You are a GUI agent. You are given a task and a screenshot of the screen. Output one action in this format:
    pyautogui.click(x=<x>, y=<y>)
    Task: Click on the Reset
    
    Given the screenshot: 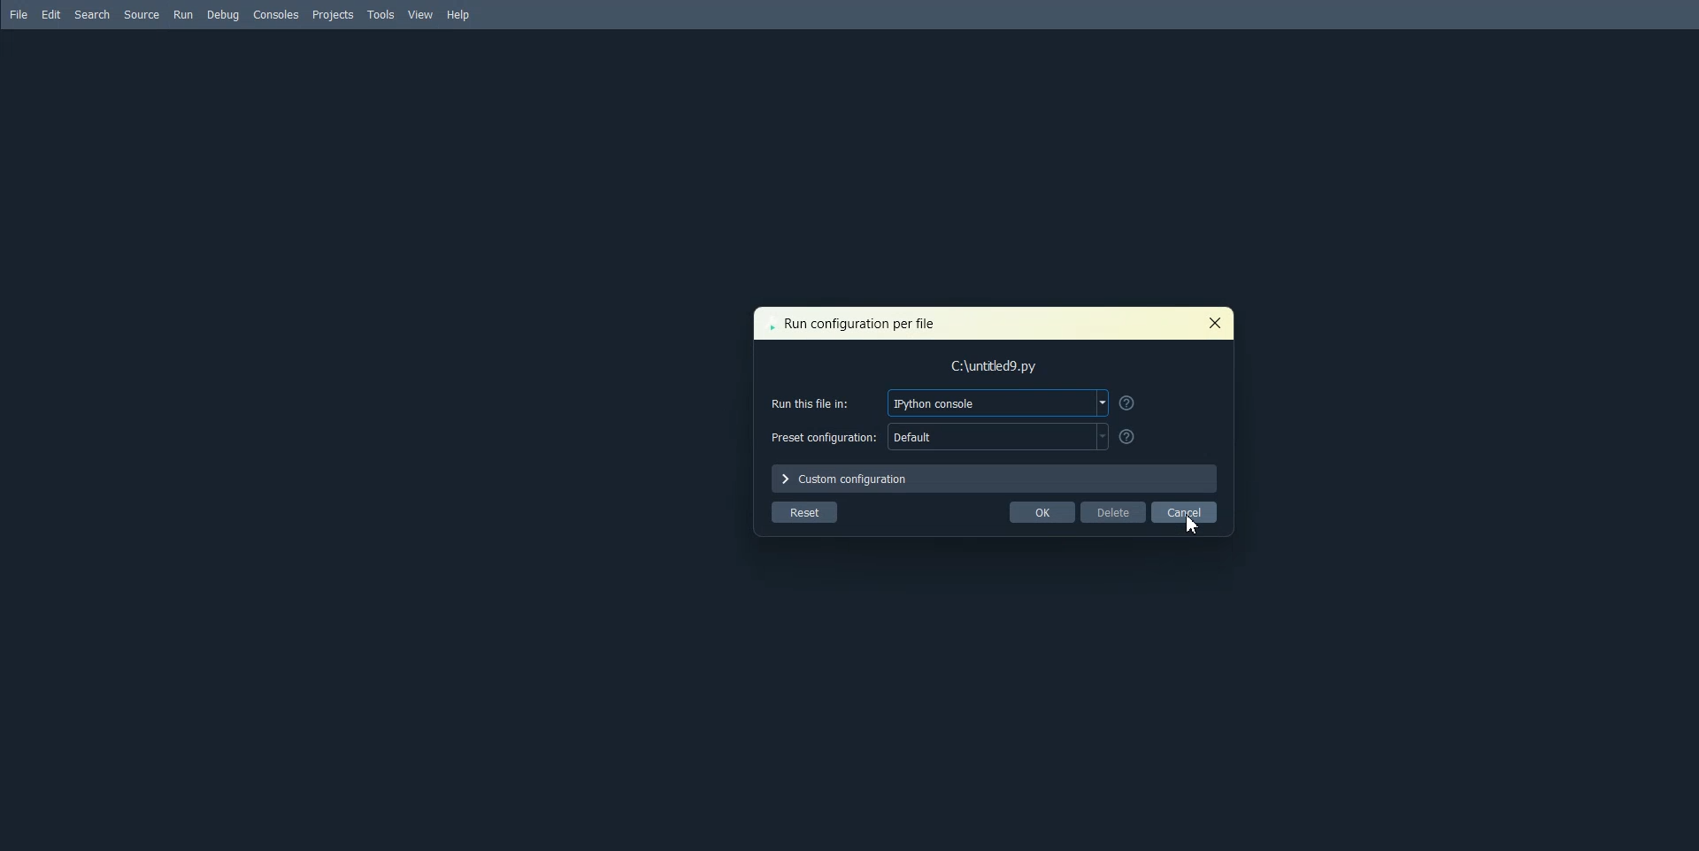 What is the action you would take?
    pyautogui.click(x=804, y=512)
    